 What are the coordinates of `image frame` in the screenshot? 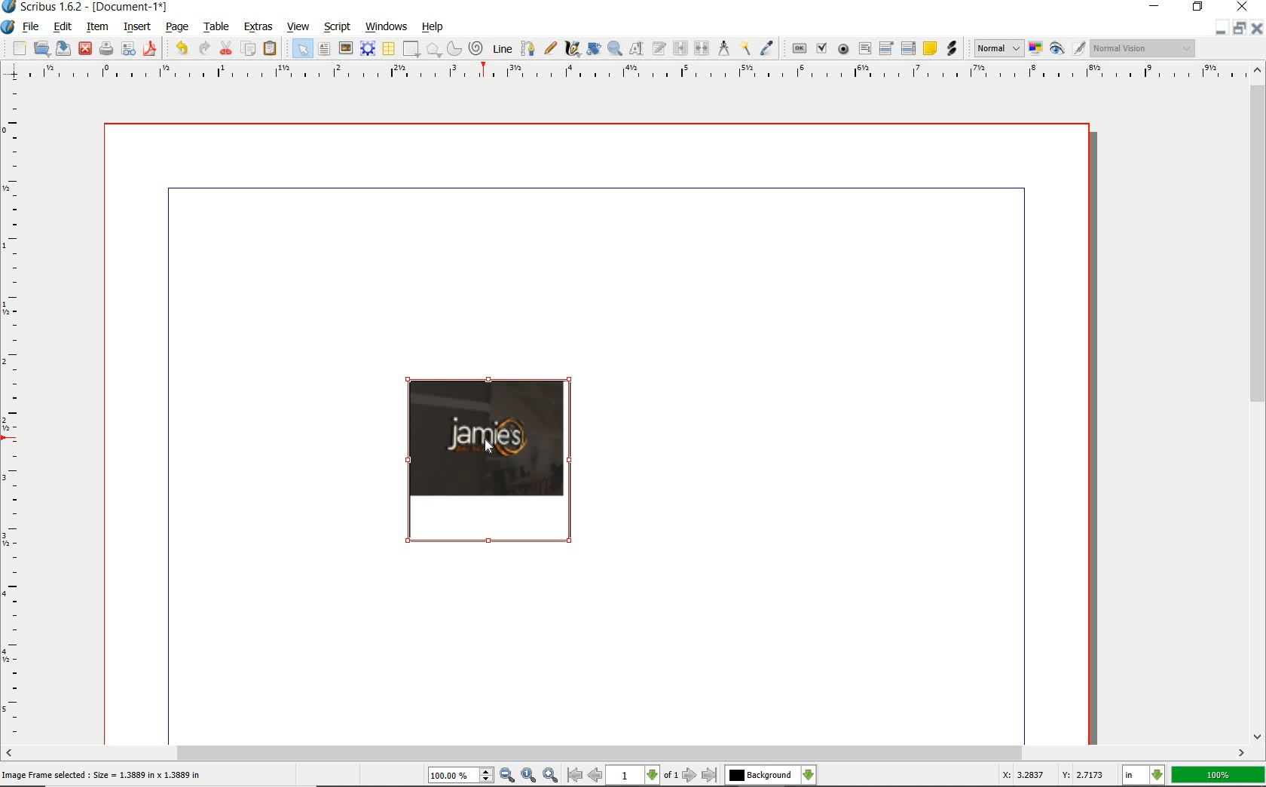 It's located at (345, 48).